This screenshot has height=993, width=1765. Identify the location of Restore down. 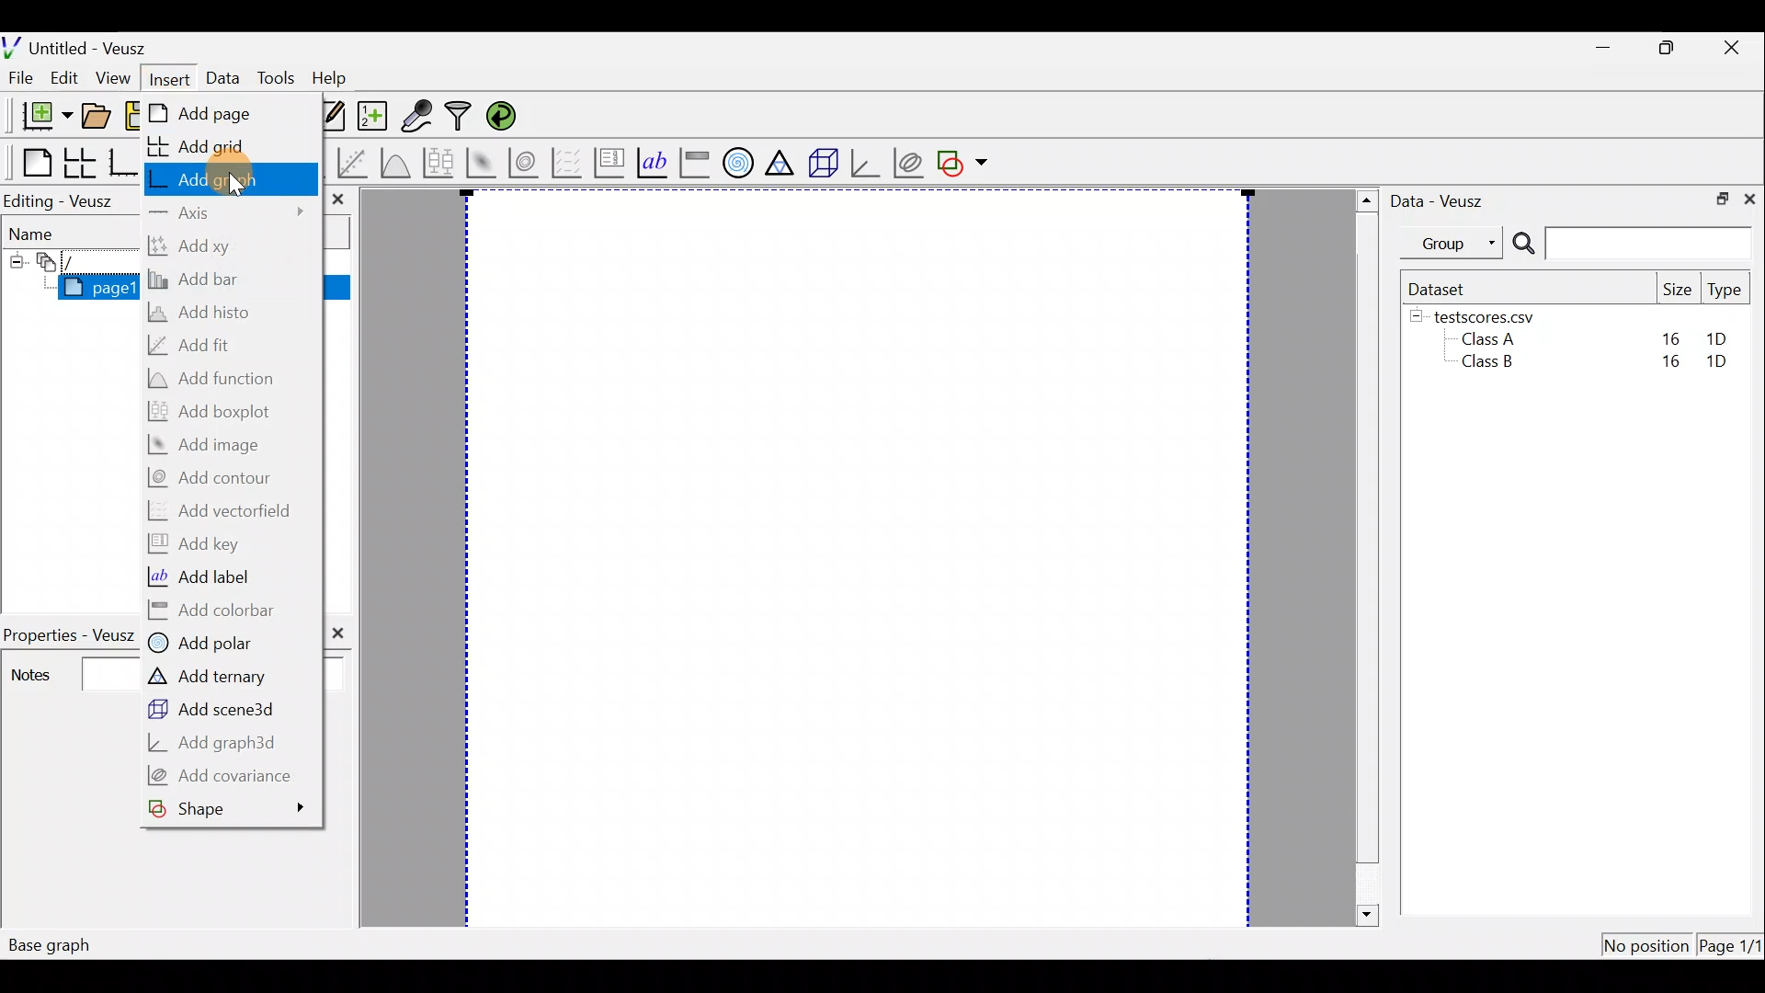
(1672, 49).